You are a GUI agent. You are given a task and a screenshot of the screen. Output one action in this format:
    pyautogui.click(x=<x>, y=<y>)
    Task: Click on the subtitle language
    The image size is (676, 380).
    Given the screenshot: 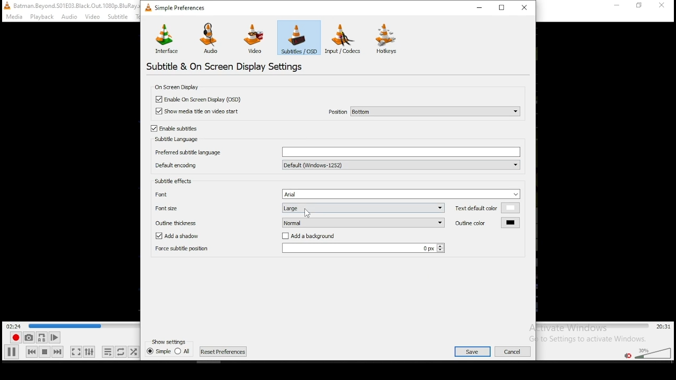 What is the action you would take?
    pyautogui.click(x=177, y=139)
    